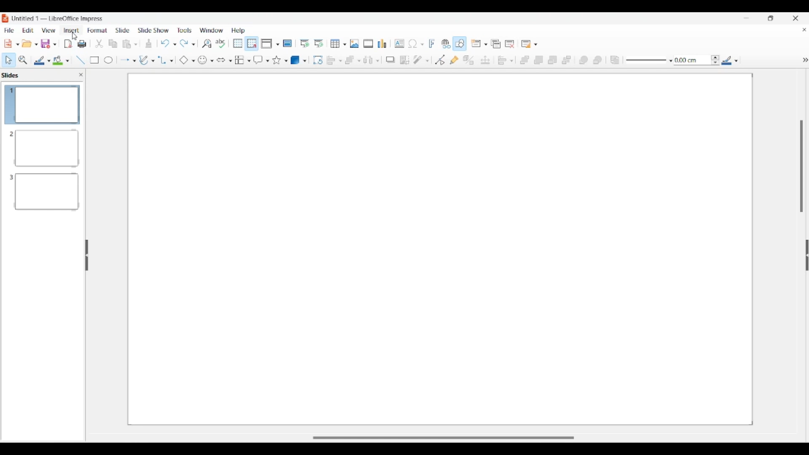 The image size is (809, 455). I want to click on Insert special character options, so click(416, 43).